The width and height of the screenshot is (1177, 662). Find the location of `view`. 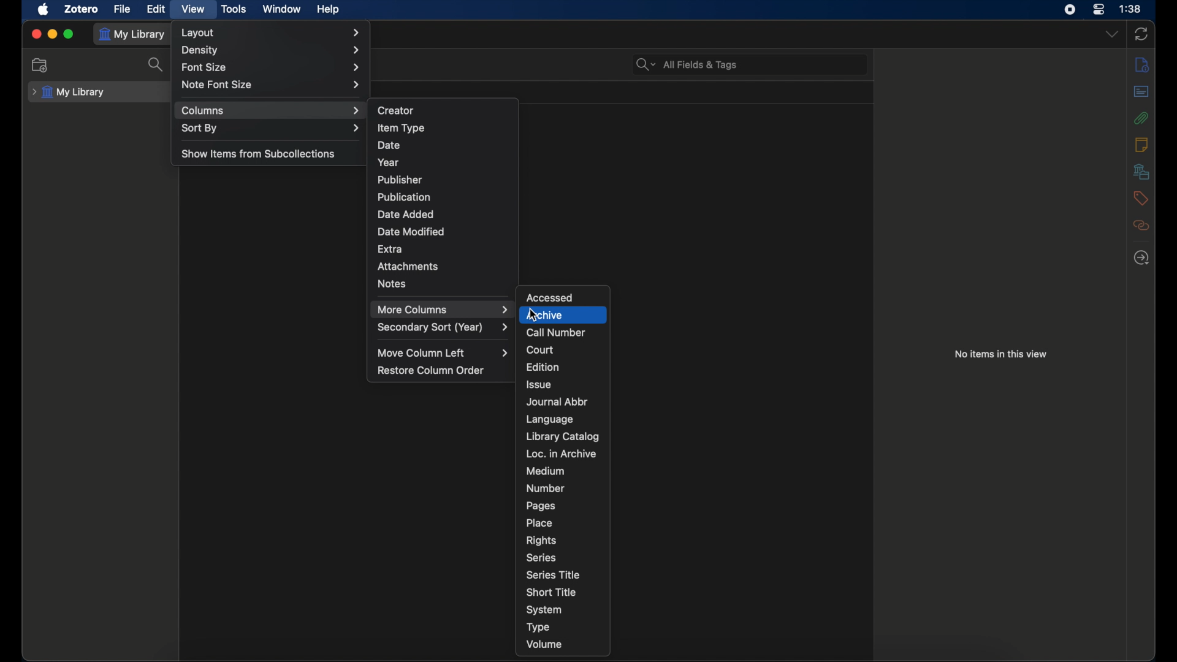

view is located at coordinates (192, 10).